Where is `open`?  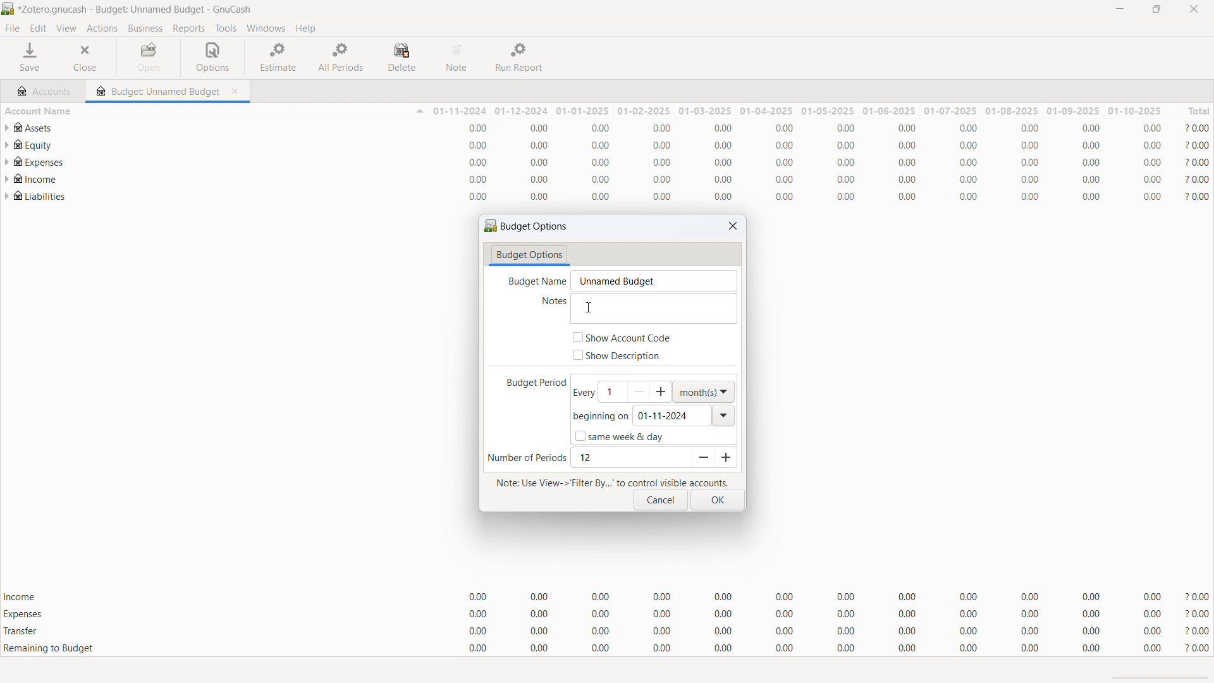 open is located at coordinates (149, 58).